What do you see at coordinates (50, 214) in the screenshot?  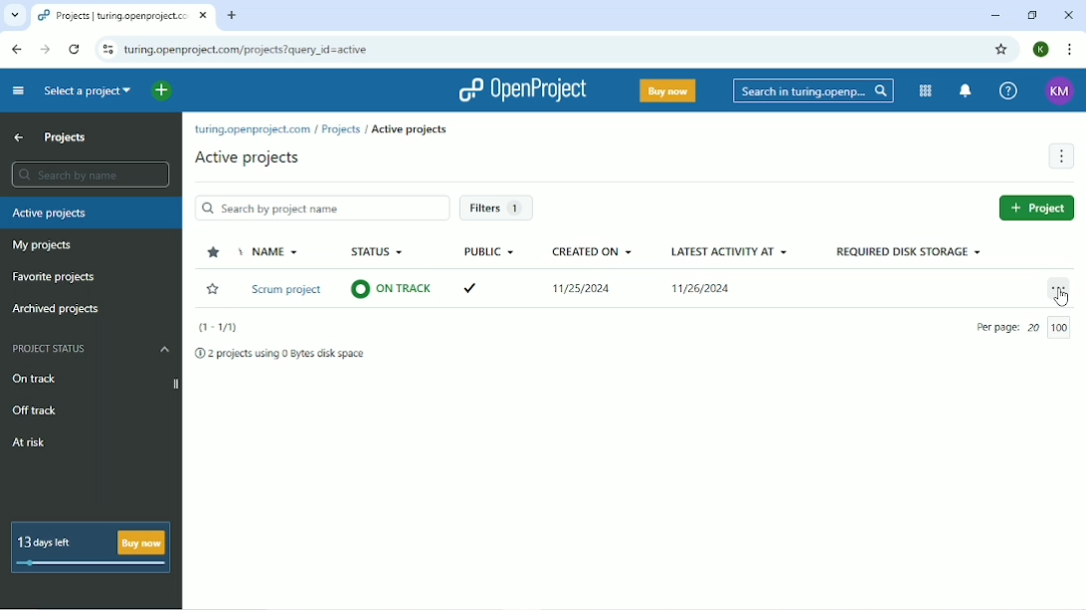 I see `Active projects` at bounding box center [50, 214].